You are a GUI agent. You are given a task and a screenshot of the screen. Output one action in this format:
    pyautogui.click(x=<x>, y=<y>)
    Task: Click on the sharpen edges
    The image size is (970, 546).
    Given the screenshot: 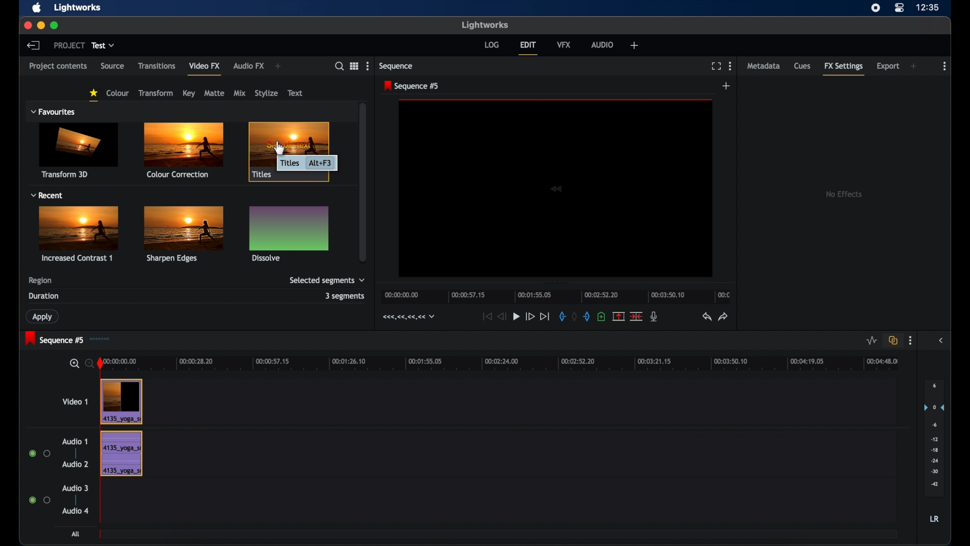 What is the action you would take?
    pyautogui.click(x=182, y=234)
    